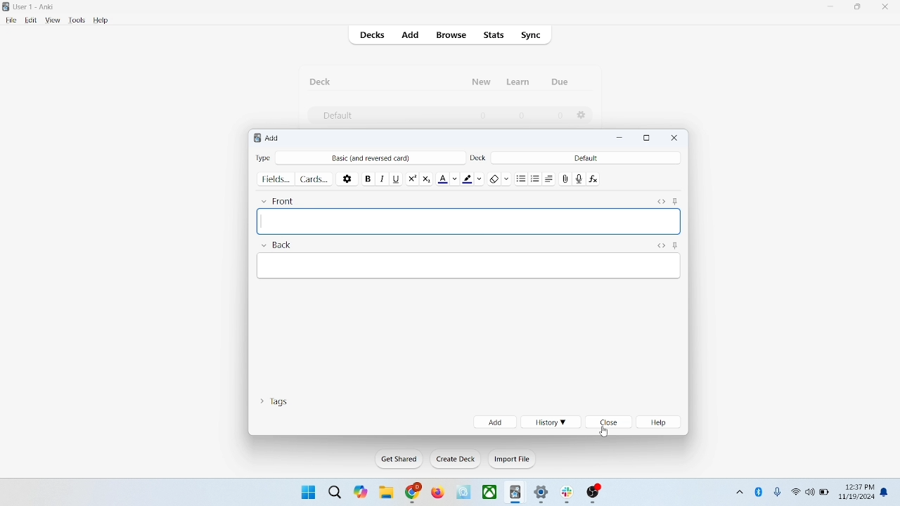 The image size is (900, 506). What do you see at coordinates (605, 432) in the screenshot?
I see `cursor` at bounding box center [605, 432].